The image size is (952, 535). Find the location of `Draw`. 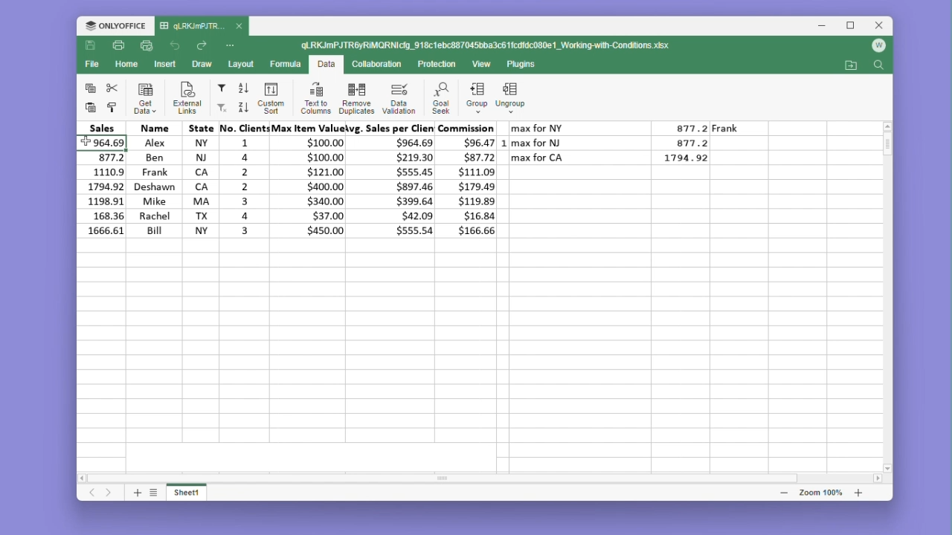

Draw is located at coordinates (201, 65).